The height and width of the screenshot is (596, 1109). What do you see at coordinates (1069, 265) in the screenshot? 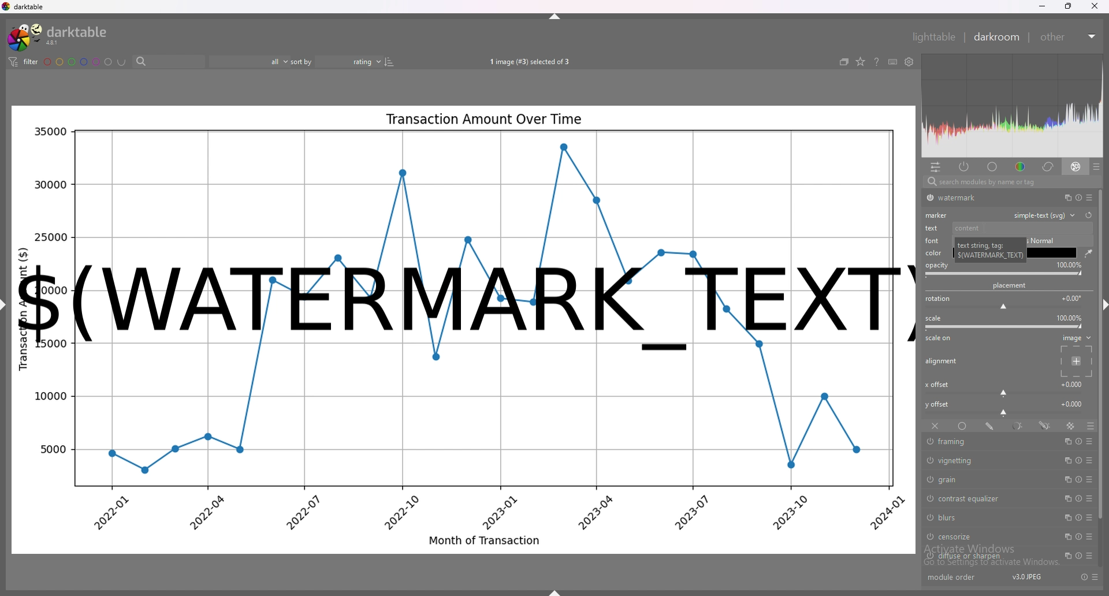
I see `opacity` at bounding box center [1069, 265].